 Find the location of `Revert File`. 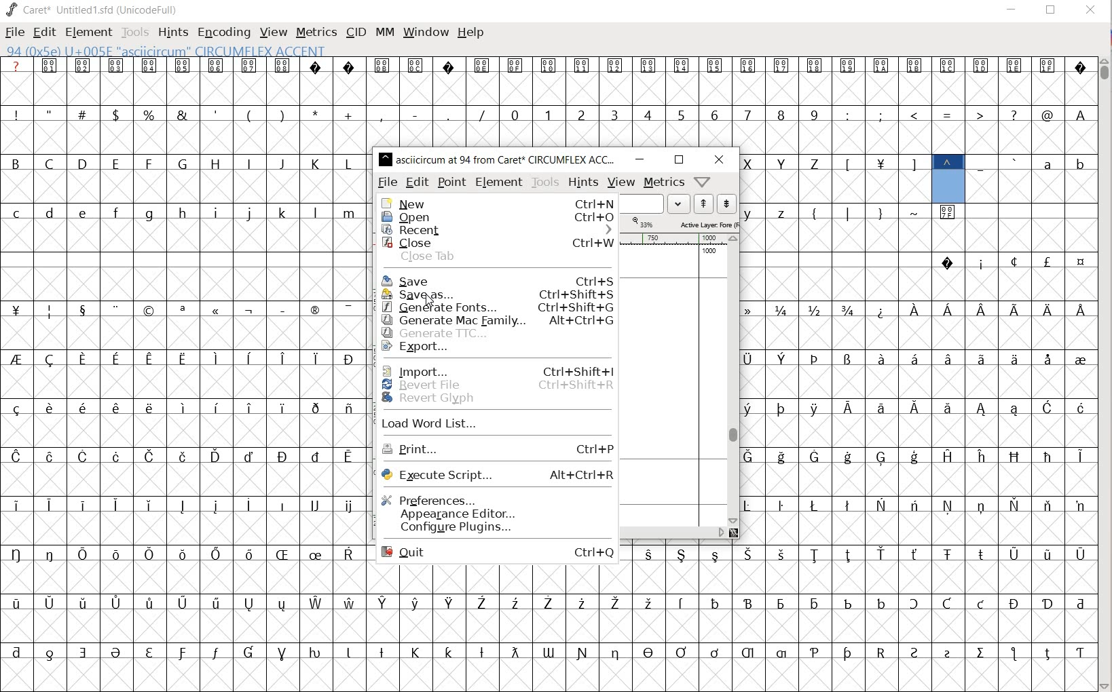

Revert File is located at coordinates (497, 383).